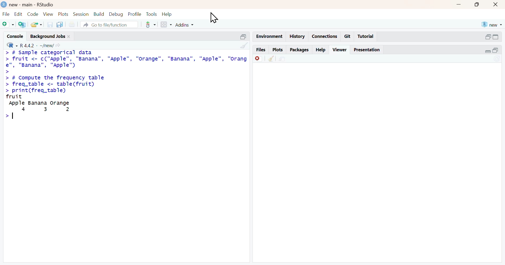 The image size is (505, 265). What do you see at coordinates (51, 25) in the screenshot?
I see `save current document` at bounding box center [51, 25].